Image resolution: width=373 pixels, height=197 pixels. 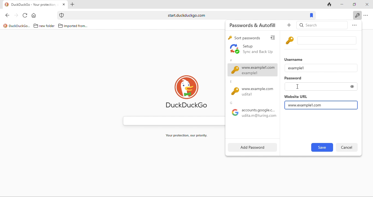 What do you see at coordinates (312, 15) in the screenshot?
I see `bookmarks` at bounding box center [312, 15].